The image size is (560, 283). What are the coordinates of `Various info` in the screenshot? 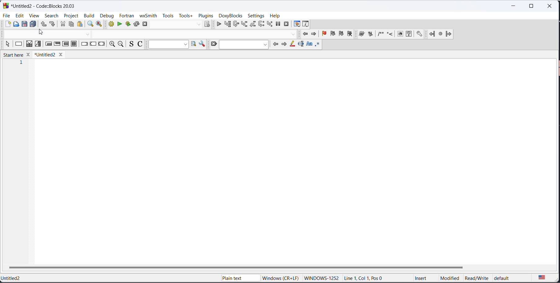 It's located at (307, 24).